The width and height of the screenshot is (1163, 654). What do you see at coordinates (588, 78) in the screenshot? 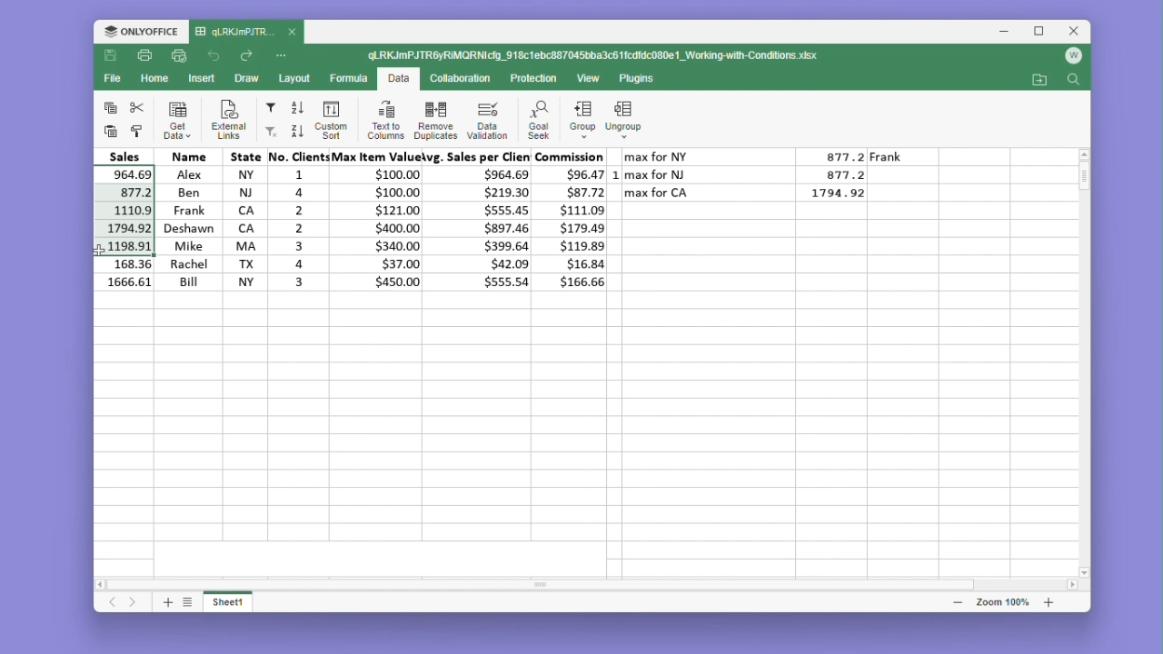
I see `` at bounding box center [588, 78].